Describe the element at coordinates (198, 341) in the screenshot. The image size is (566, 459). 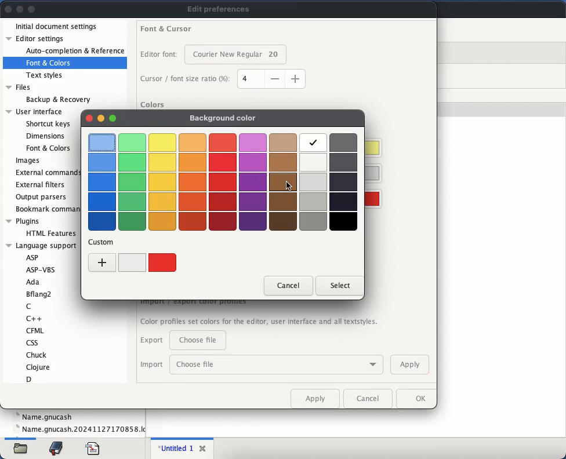
I see `choose file` at that location.